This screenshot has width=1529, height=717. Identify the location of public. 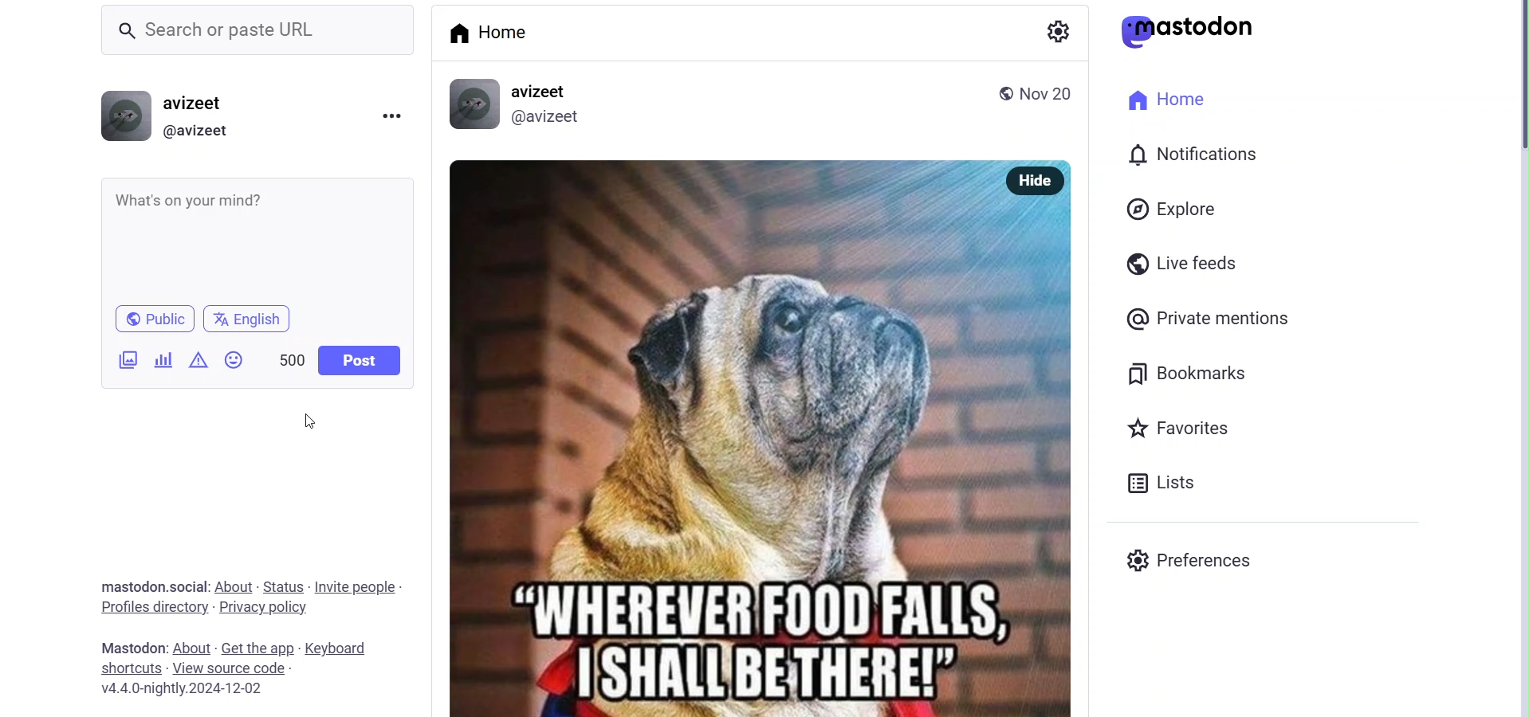
(151, 318).